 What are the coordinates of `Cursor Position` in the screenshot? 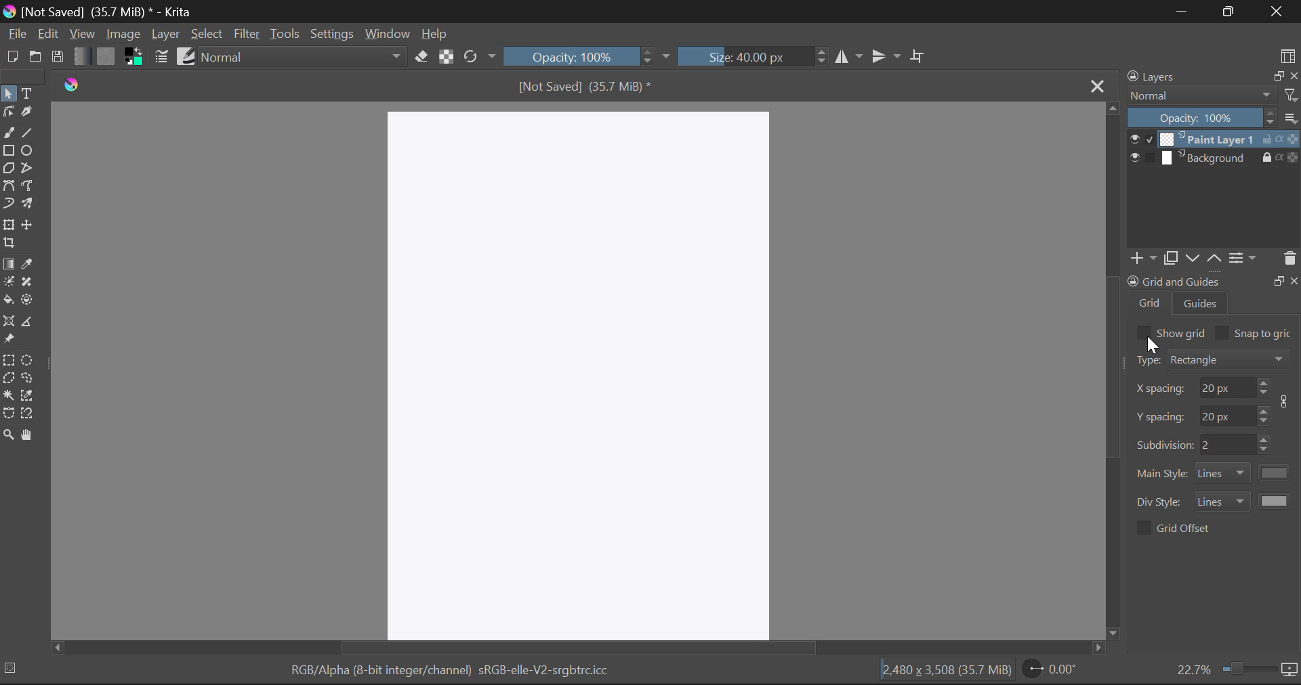 It's located at (1152, 345).